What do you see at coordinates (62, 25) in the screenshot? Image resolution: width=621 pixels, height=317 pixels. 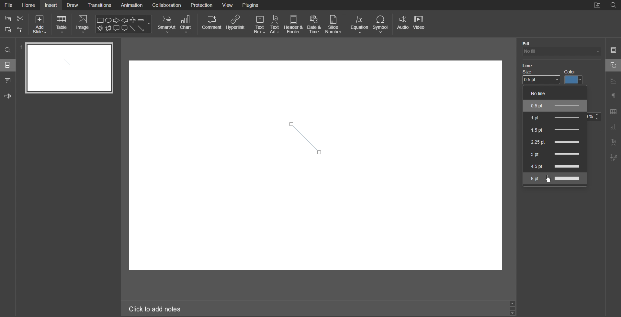 I see `Table` at bounding box center [62, 25].